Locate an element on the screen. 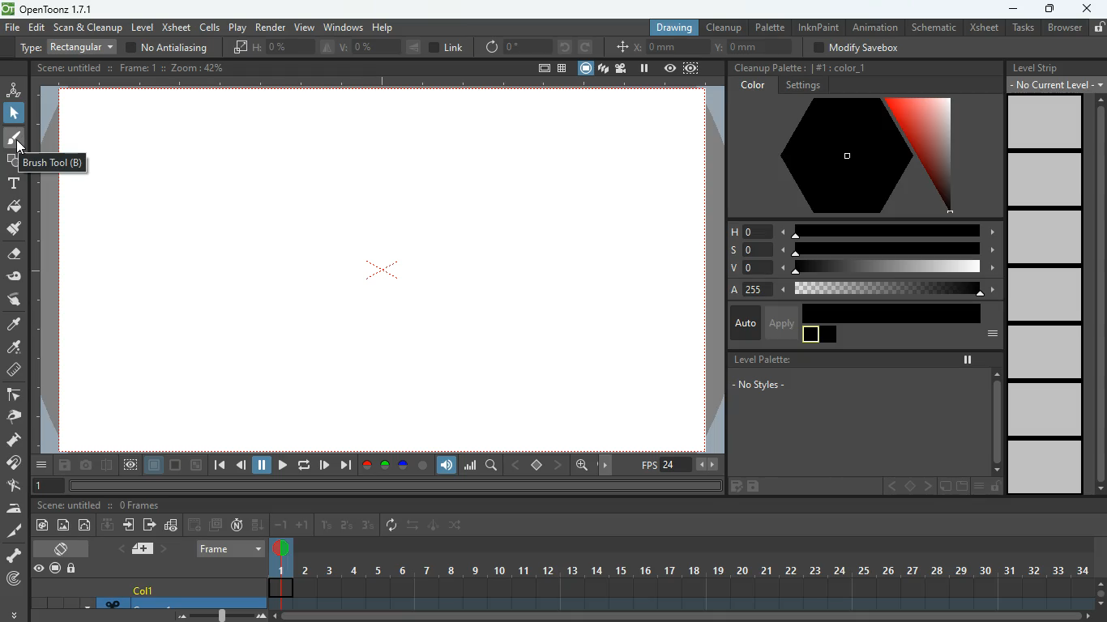 Image resolution: width=1107 pixels, height=622 pixels. menu is located at coordinates (43, 465).